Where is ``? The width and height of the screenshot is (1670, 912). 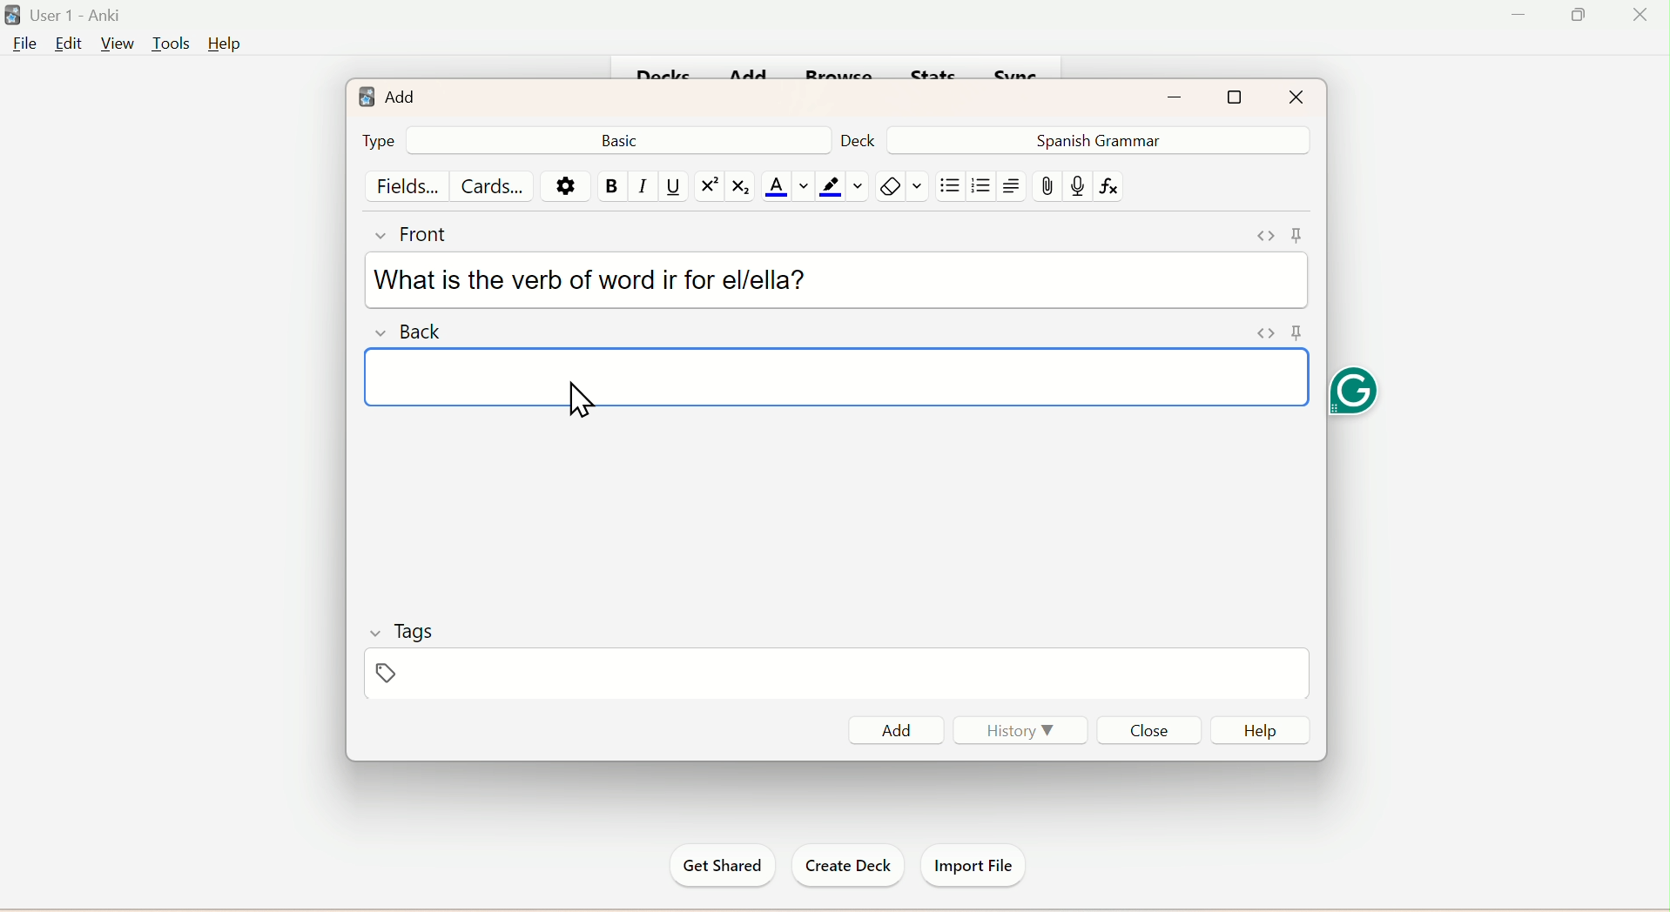
 is located at coordinates (410, 332).